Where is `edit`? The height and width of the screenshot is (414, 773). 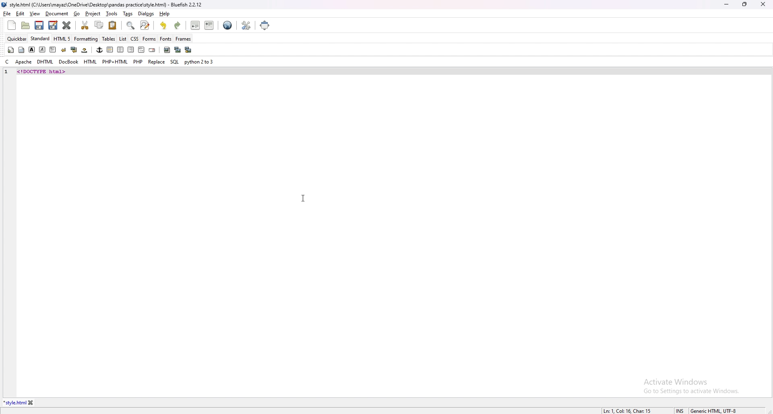 edit is located at coordinates (21, 14).